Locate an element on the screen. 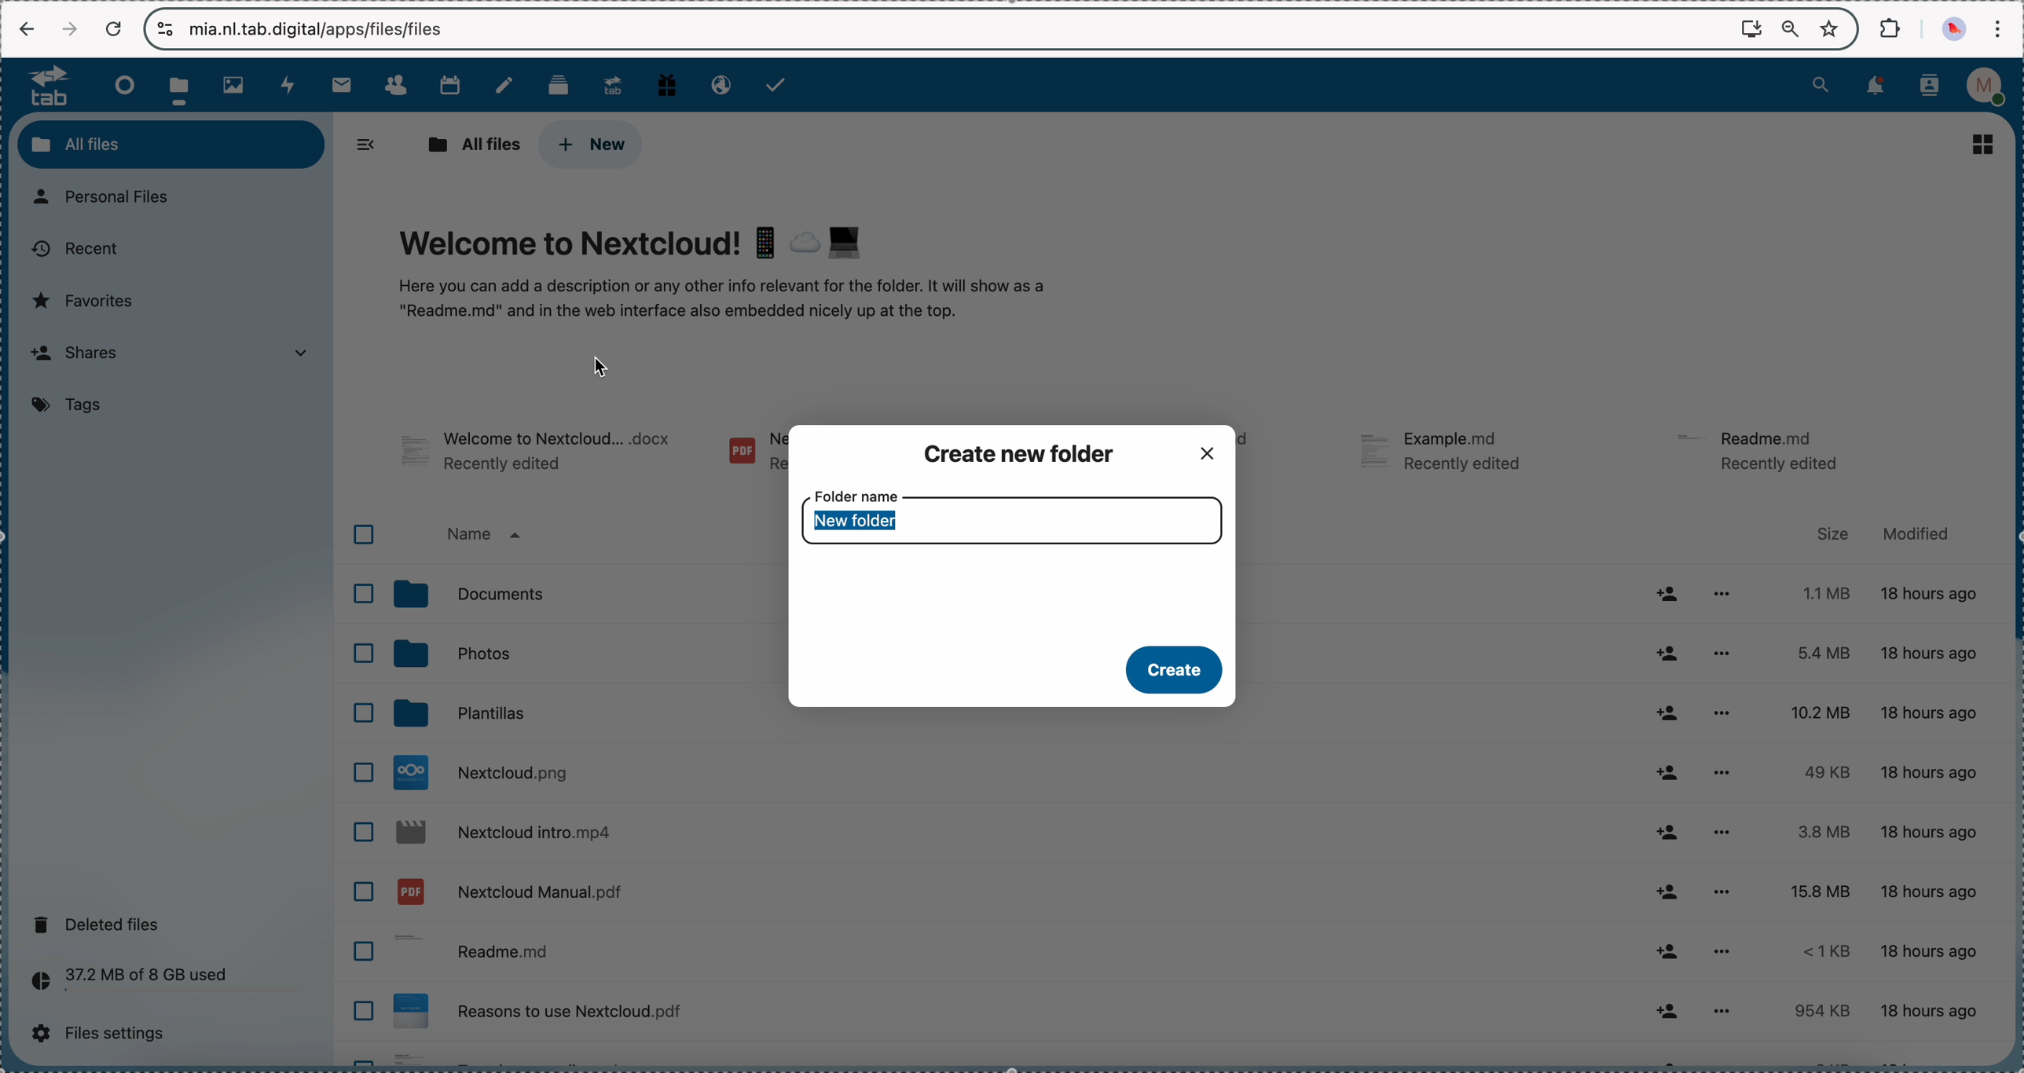  favorites is located at coordinates (88, 300).